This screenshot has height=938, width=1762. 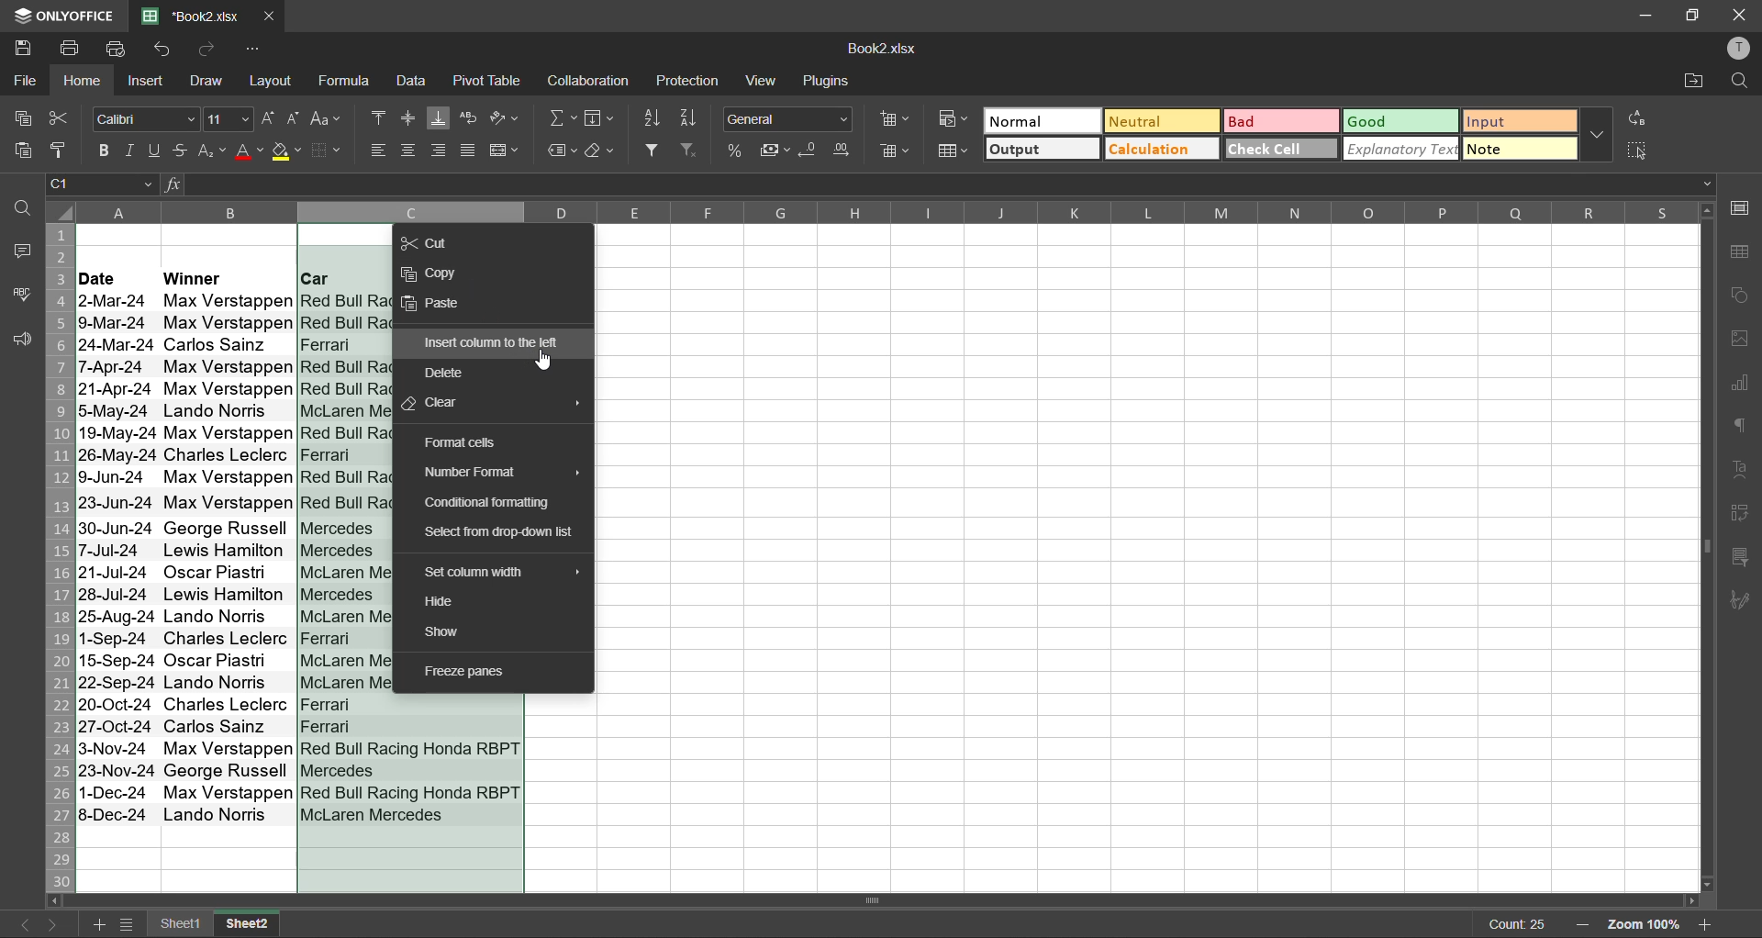 I want to click on increase decimal, so click(x=847, y=151).